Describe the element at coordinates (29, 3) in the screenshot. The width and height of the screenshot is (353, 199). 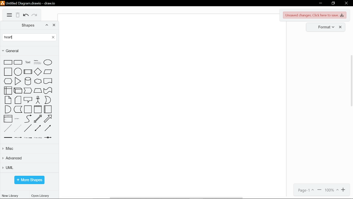
I see `Untitled Diagram.drawio - draw.io` at that location.